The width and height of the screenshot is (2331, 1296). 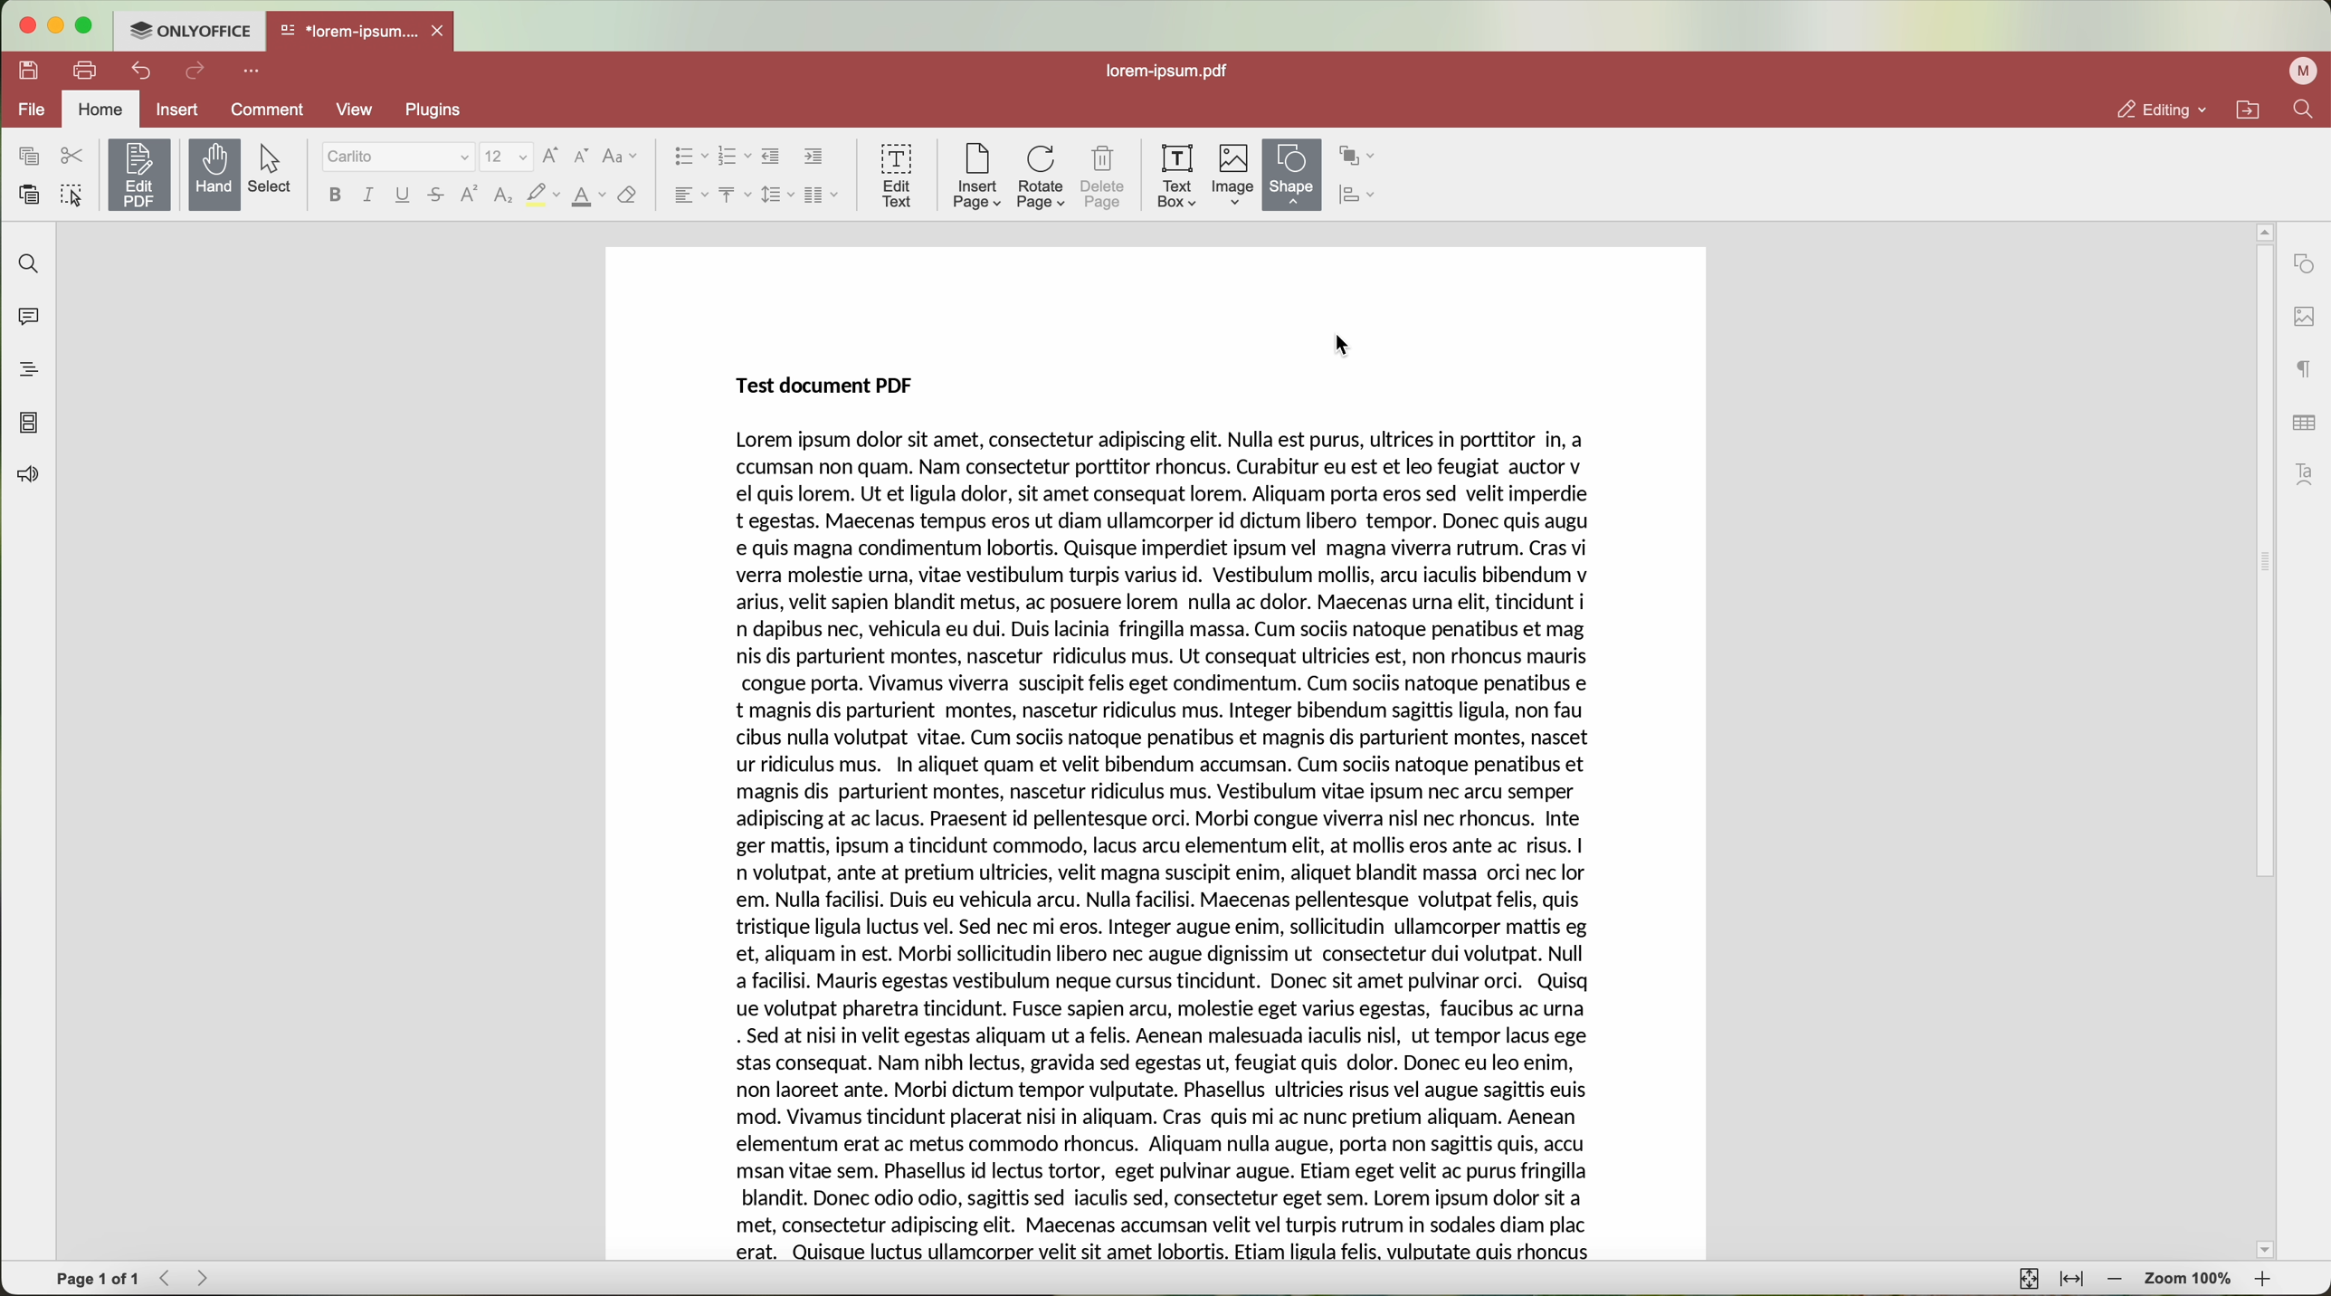 What do you see at coordinates (2074, 1281) in the screenshot?
I see `fit to width` at bounding box center [2074, 1281].